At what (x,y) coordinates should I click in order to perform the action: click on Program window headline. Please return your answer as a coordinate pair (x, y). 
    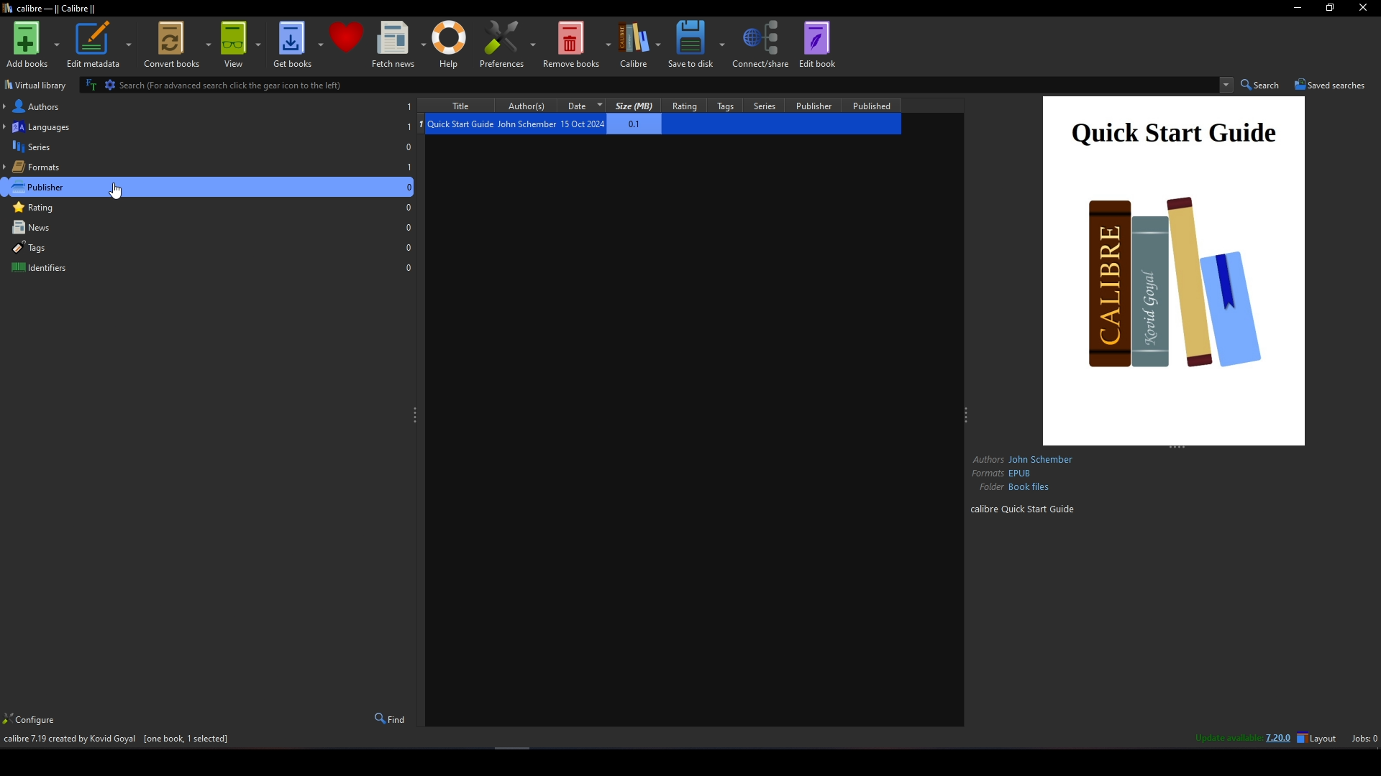
    Looking at the image, I should click on (50, 9).